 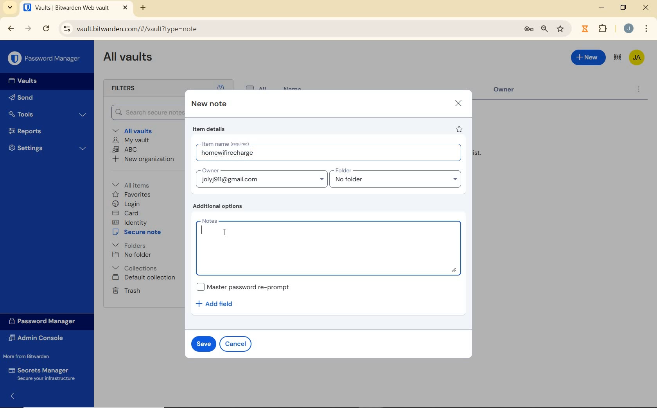 What do you see at coordinates (208, 104) in the screenshot?
I see `new note` at bounding box center [208, 104].